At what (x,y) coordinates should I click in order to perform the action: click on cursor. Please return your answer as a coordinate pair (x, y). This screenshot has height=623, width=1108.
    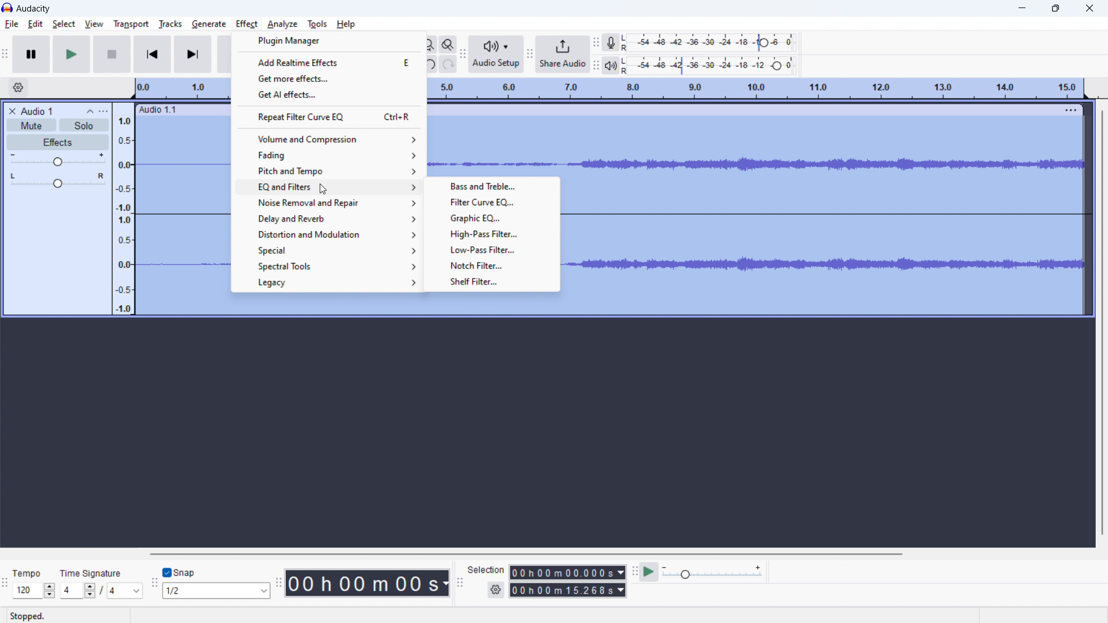
    Looking at the image, I should click on (320, 187).